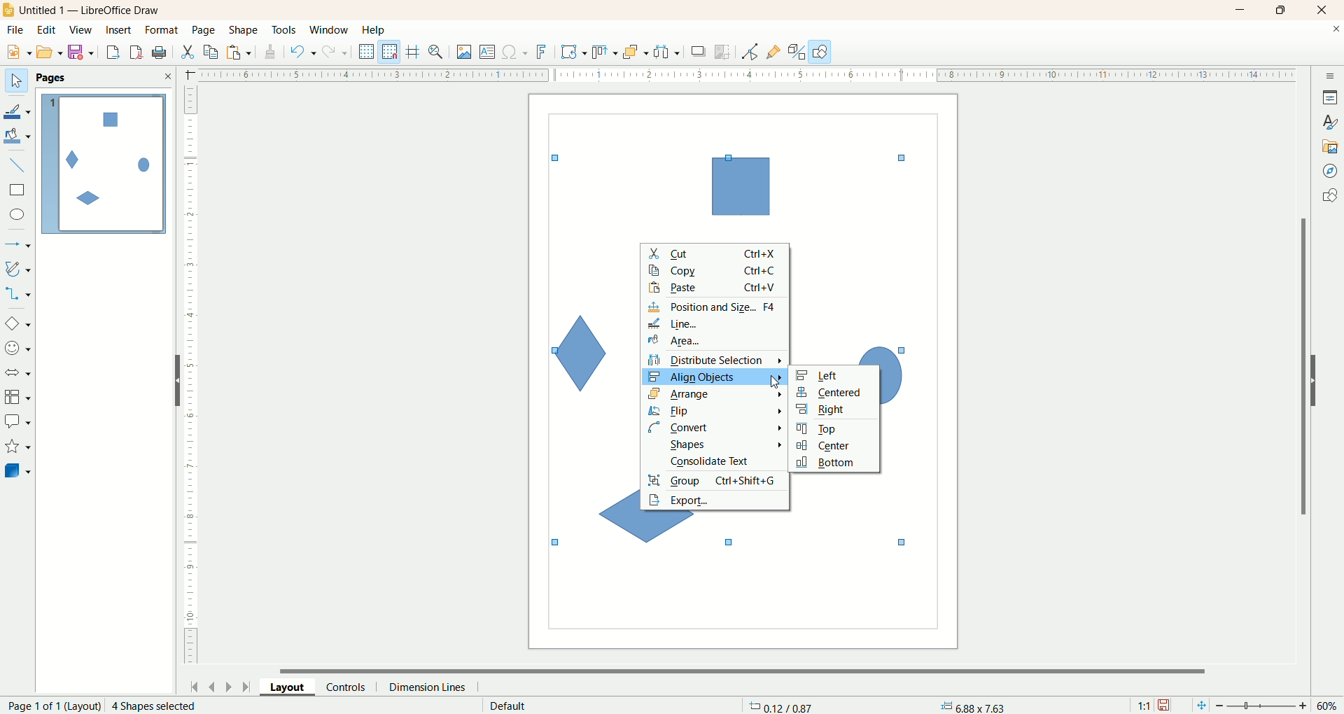  Describe the element at coordinates (971, 706) in the screenshot. I see `anchor point` at that location.